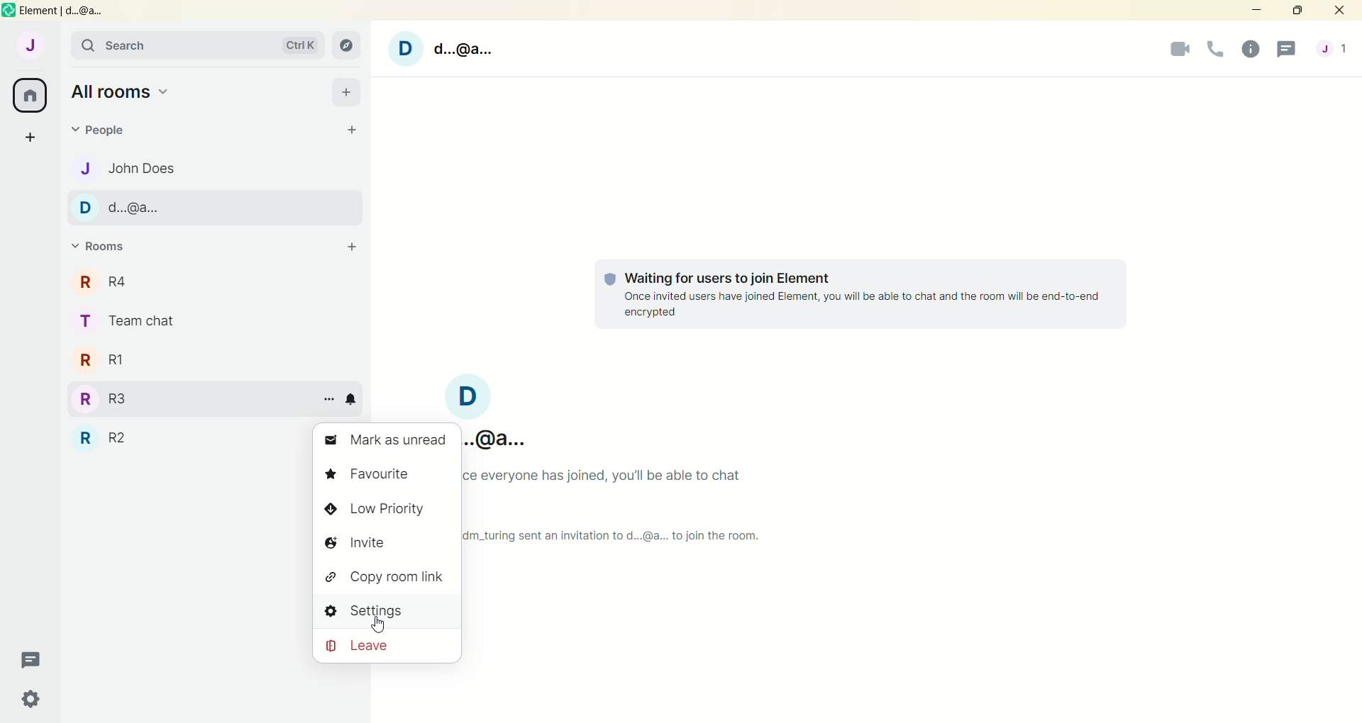 This screenshot has height=723, width=1362. I want to click on dm_turing Send an invitation to d...@... to join the room, so click(628, 535).